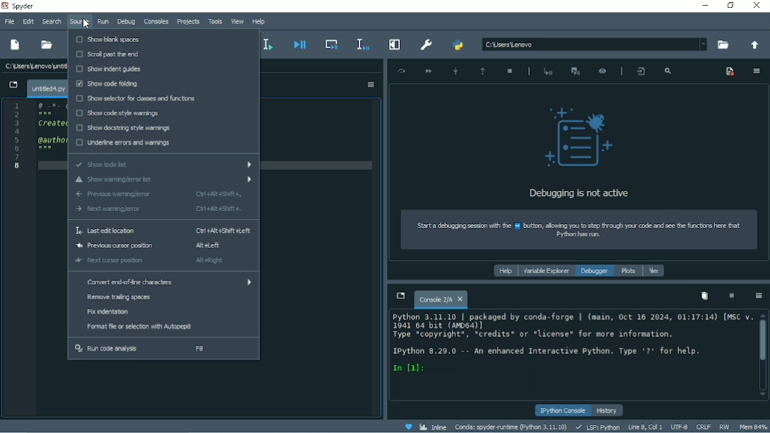 This screenshot has height=433, width=770. I want to click on Run selection or current file, so click(271, 45).